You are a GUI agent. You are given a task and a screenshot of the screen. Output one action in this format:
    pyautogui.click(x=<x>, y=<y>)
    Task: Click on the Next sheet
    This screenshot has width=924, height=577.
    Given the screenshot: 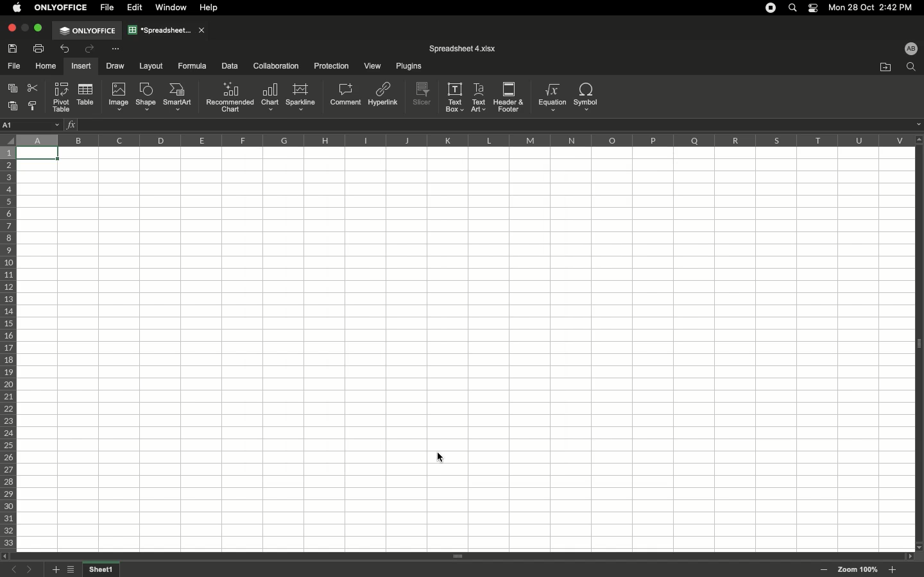 What is the action you would take?
    pyautogui.click(x=33, y=570)
    